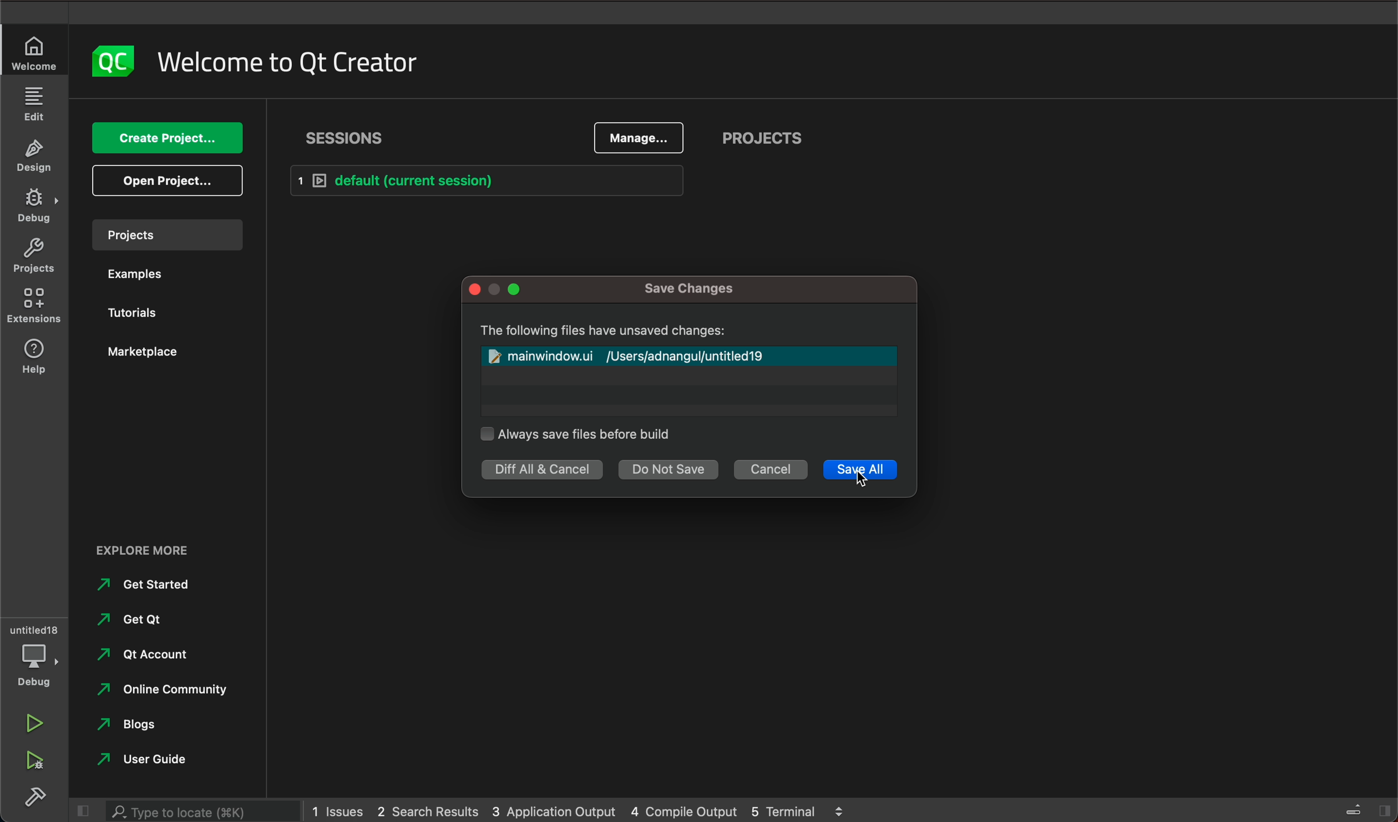  Describe the element at coordinates (336, 809) in the screenshot. I see `1 issues` at that location.